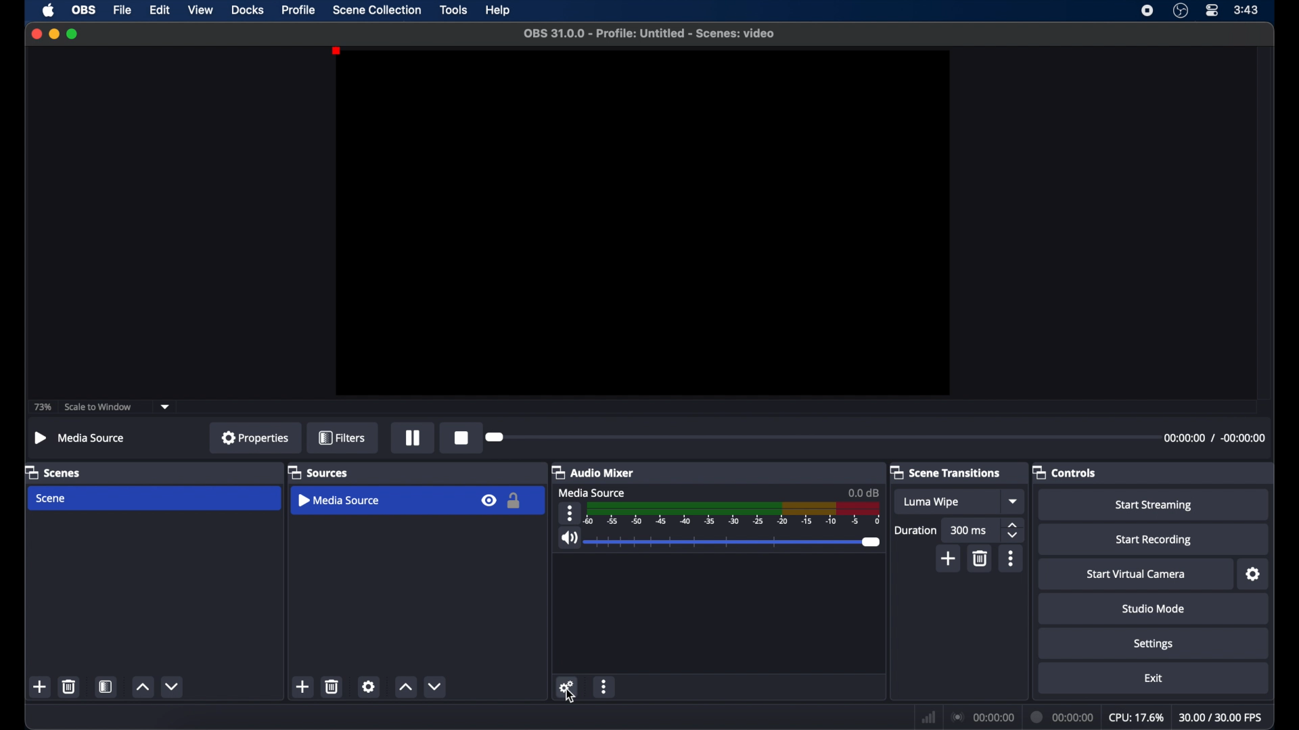 The height and width of the screenshot is (730, 1299). I want to click on settings, so click(1253, 574).